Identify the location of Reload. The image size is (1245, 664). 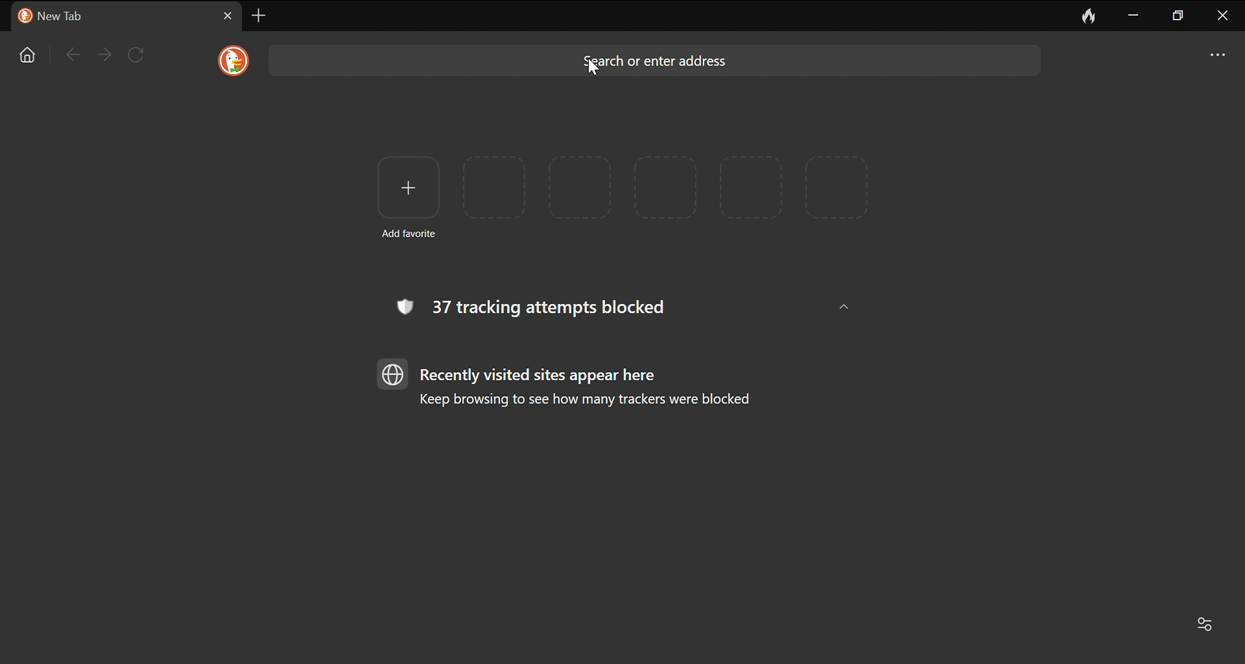
(137, 54).